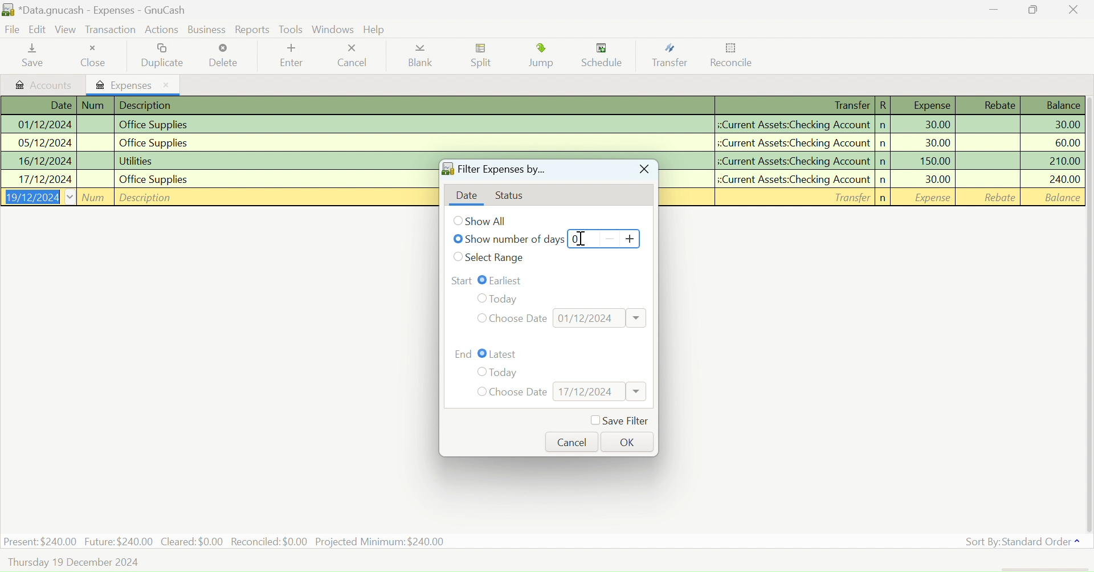 The image size is (1094, 572). What do you see at coordinates (493, 171) in the screenshot?
I see `Filter Expenses by...` at bounding box center [493, 171].